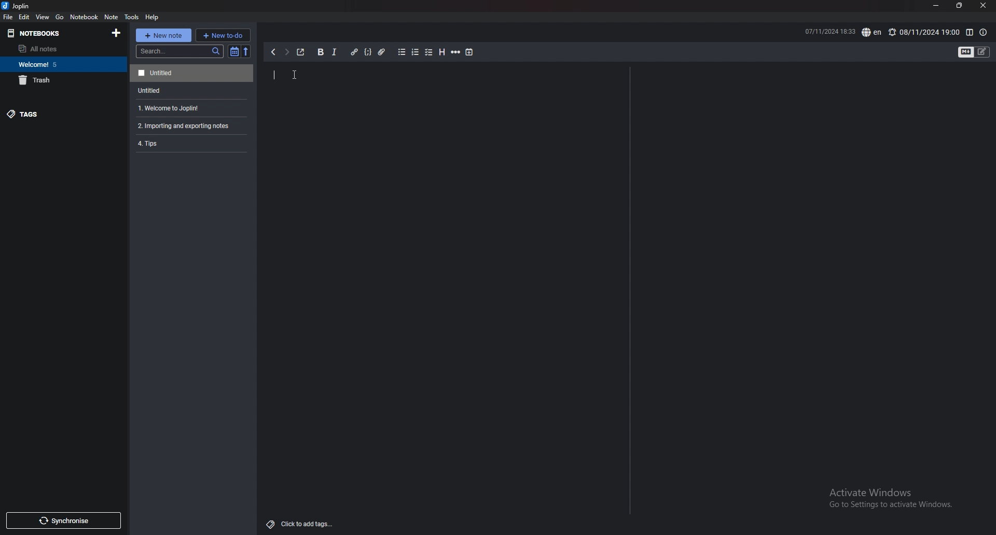  I want to click on trash, so click(61, 80).